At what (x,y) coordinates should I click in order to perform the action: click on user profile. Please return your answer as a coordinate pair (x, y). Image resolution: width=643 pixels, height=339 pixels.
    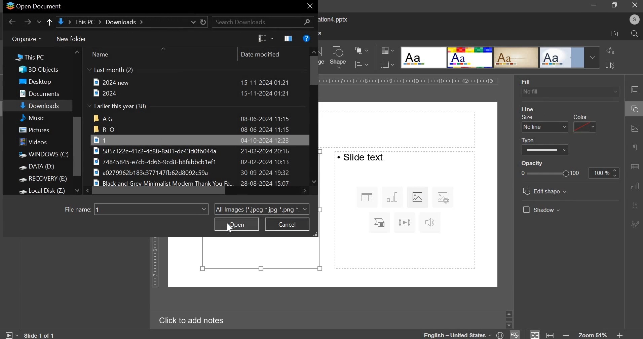
    Looking at the image, I should click on (634, 20).